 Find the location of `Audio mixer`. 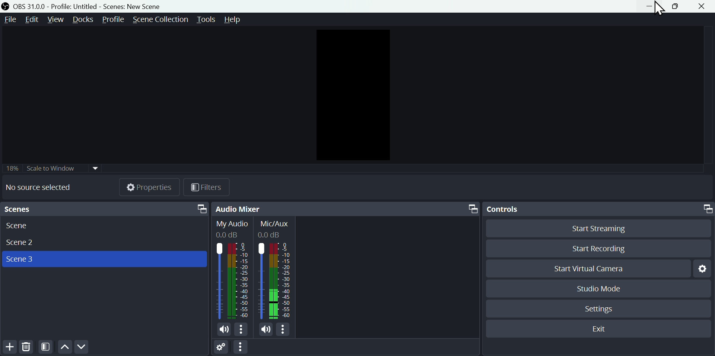

Audio mixer is located at coordinates (346, 209).